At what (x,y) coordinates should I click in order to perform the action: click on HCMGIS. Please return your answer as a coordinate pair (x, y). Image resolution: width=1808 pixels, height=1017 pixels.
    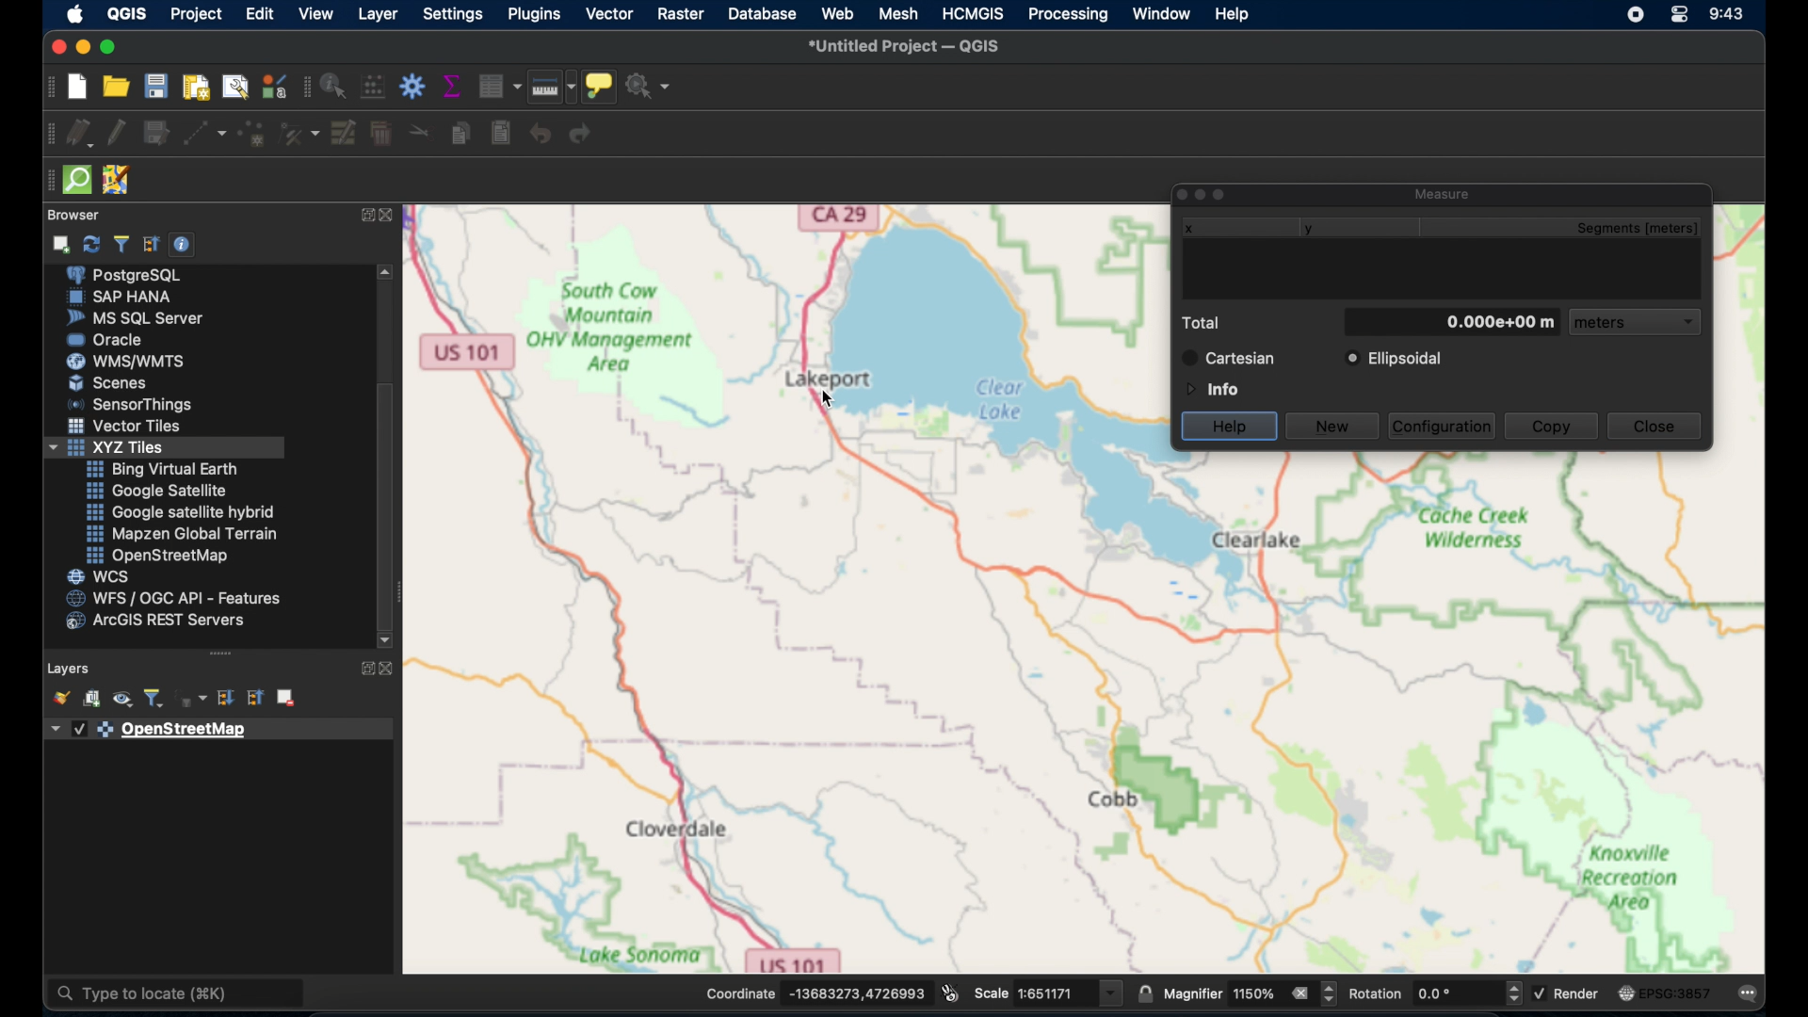
    Looking at the image, I should click on (974, 13).